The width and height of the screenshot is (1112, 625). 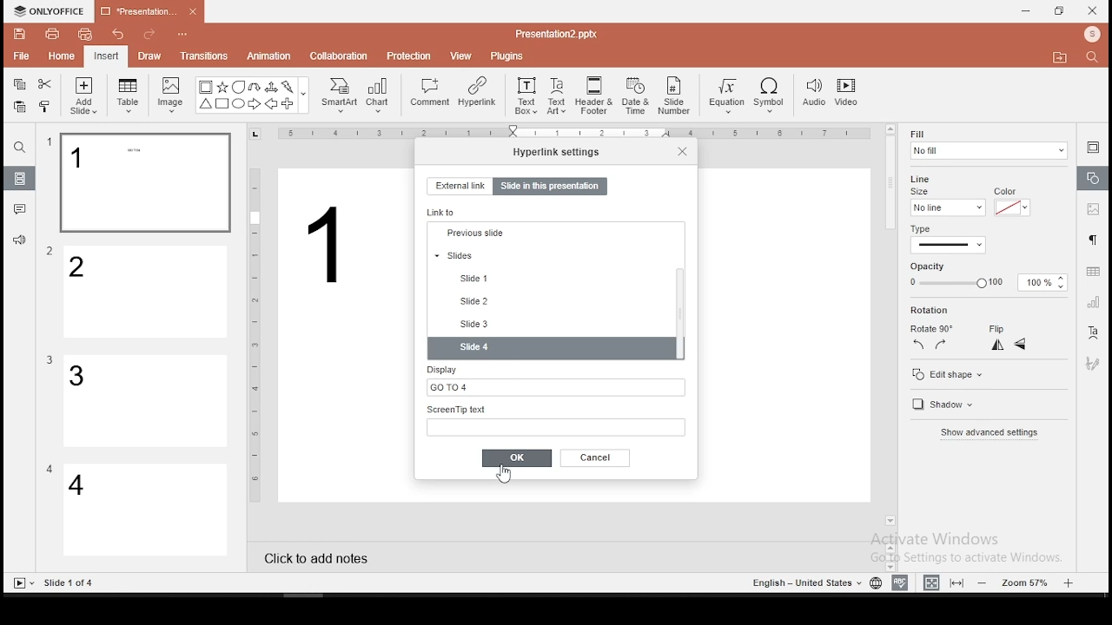 I want to click on shadow, so click(x=940, y=406).